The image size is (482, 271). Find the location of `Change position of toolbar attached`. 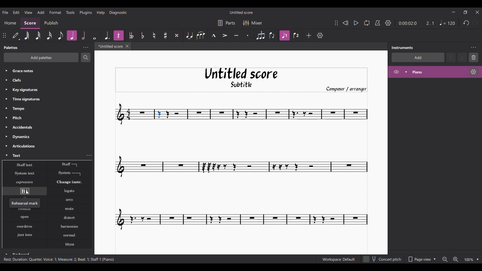

Change position of toolbar attached is located at coordinates (4, 35).